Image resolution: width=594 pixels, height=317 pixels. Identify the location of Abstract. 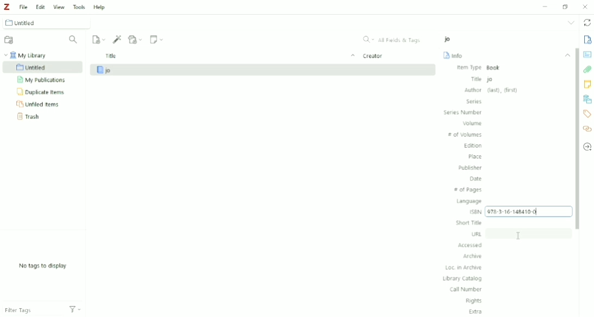
(587, 54).